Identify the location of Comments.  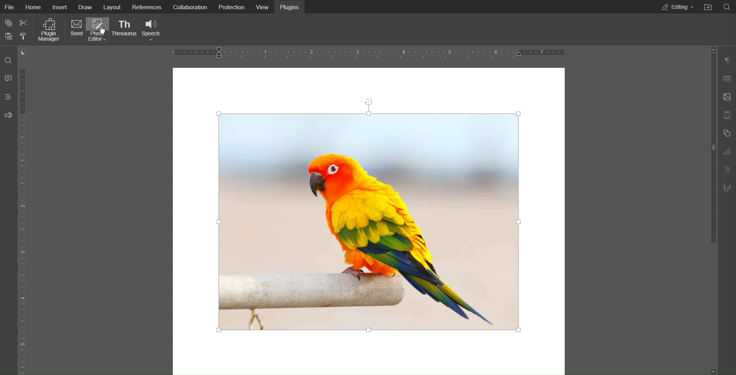
(9, 77).